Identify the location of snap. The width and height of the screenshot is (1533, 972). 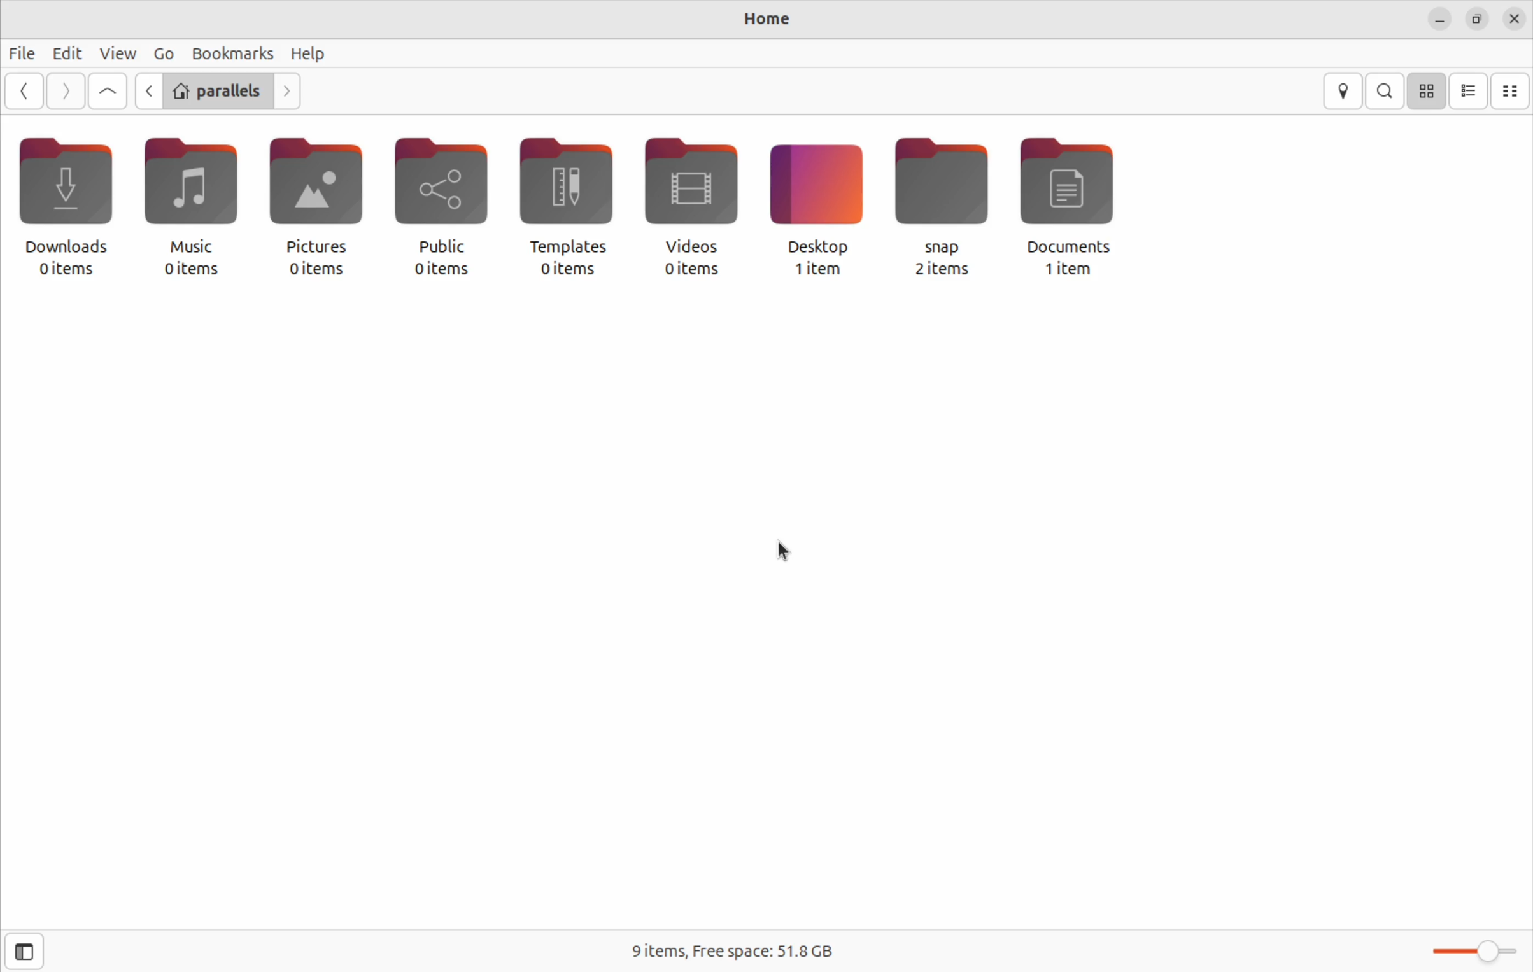
(941, 190).